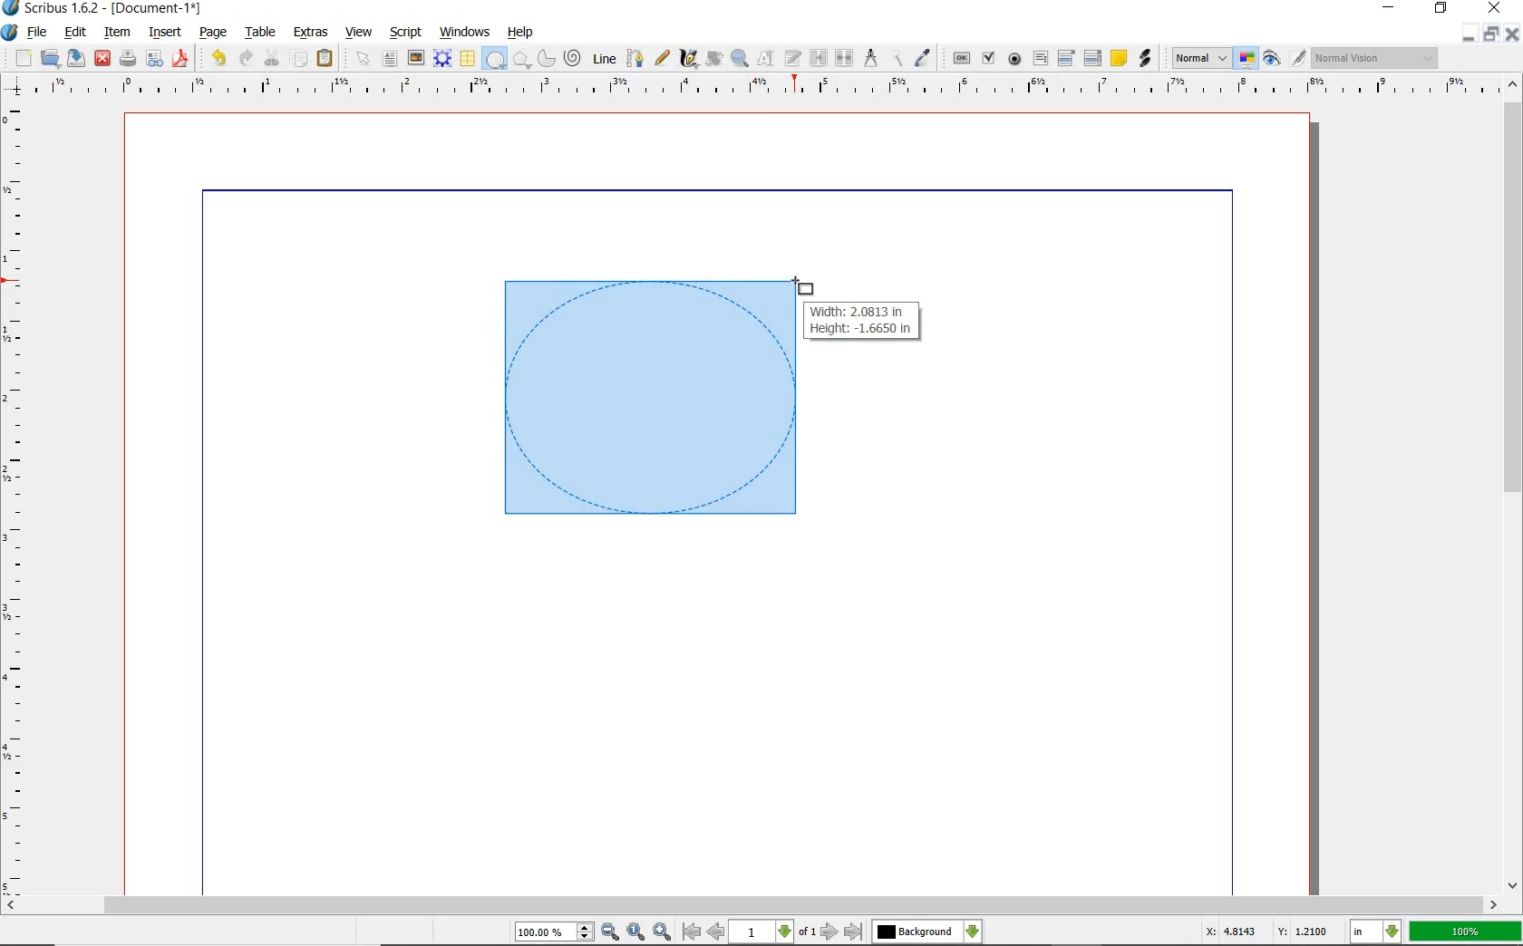 This screenshot has height=946, width=1523. Describe the element at coordinates (611, 932) in the screenshot. I see `zoom in` at that location.